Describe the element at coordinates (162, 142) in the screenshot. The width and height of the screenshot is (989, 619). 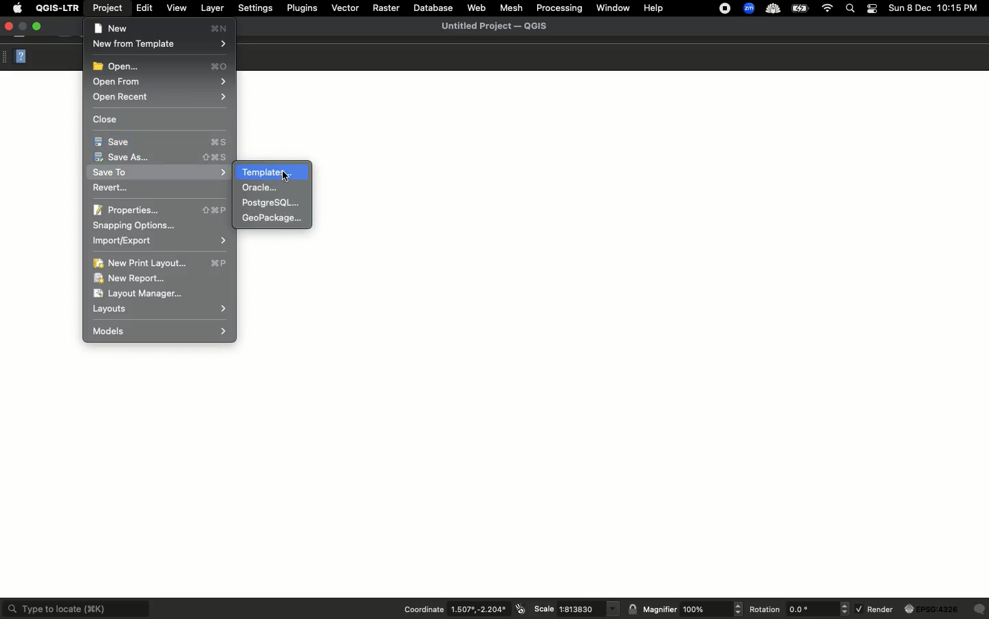
I see `Save` at that location.